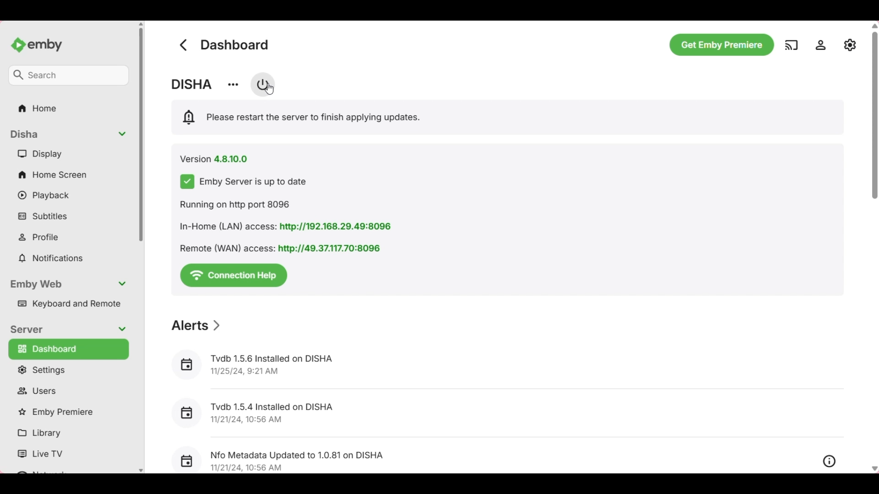 This screenshot has height=494, width=879. What do you see at coordinates (244, 182) in the screenshot?
I see `Indicates server is up-to-date` at bounding box center [244, 182].